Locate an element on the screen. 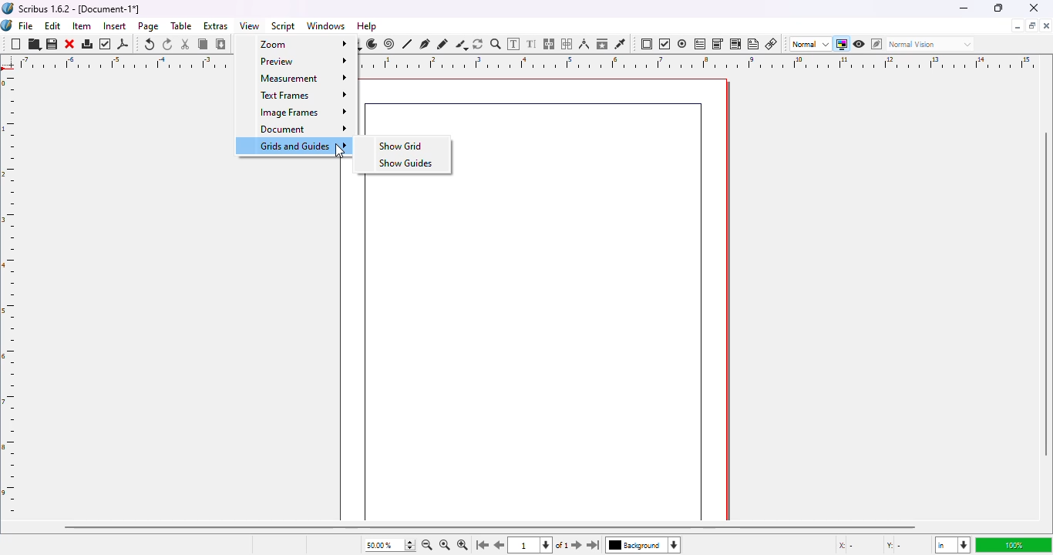 The height and width of the screenshot is (555, 1053). new is located at coordinates (15, 45).